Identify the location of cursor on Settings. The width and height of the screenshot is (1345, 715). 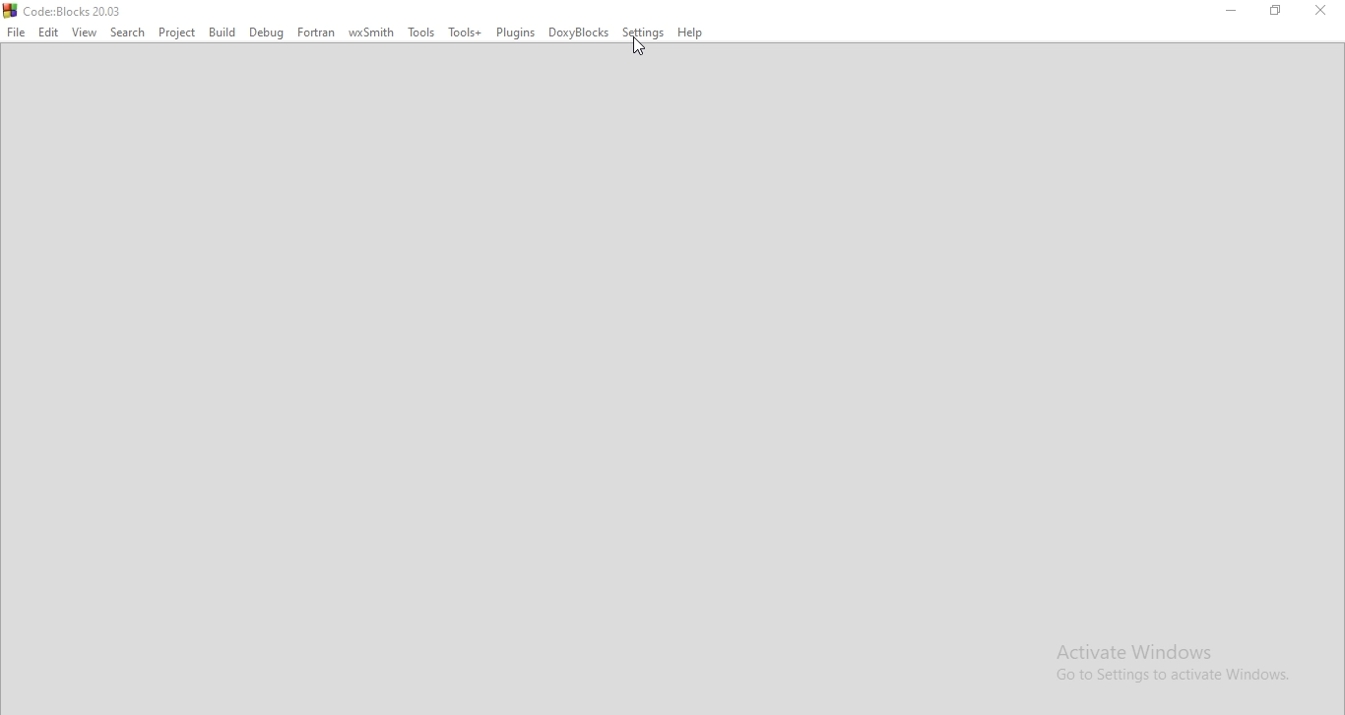
(638, 46).